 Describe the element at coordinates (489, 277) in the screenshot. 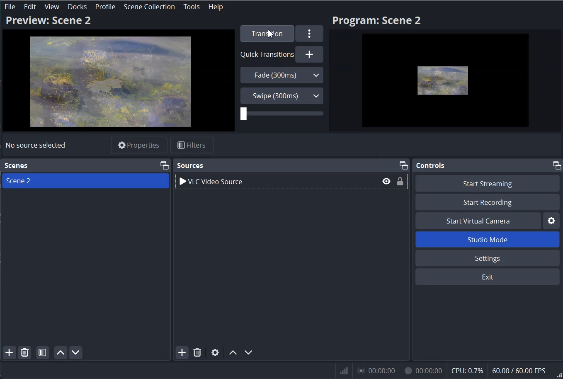

I see `Exit` at that location.